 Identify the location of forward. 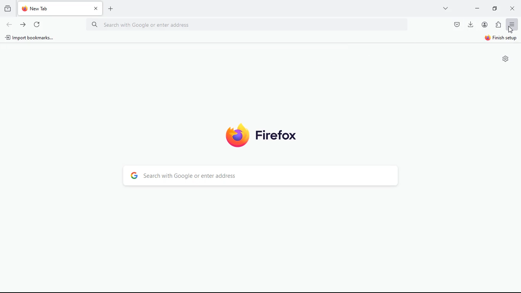
(23, 24).